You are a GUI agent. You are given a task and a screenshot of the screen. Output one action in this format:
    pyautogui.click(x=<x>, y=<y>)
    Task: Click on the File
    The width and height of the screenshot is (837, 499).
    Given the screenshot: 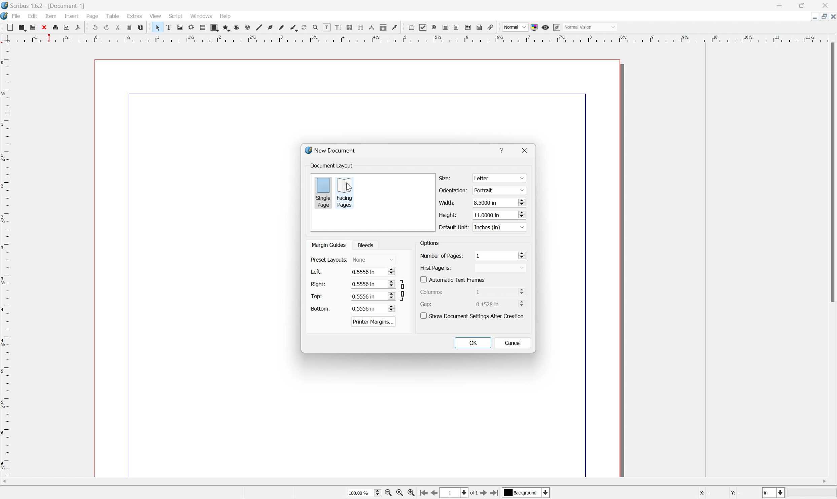 What is the action you would take?
    pyautogui.click(x=17, y=16)
    